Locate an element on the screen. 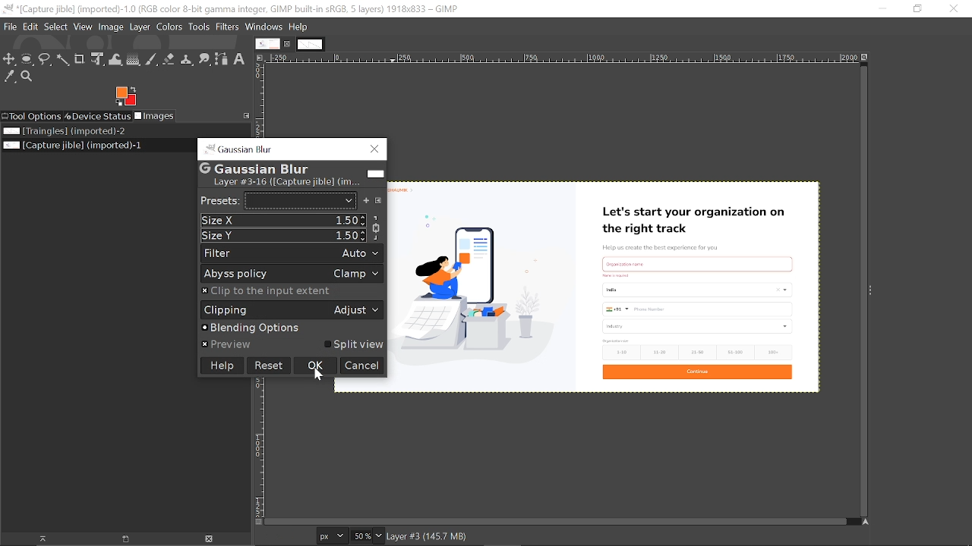  Windows is located at coordinates (265, 27).